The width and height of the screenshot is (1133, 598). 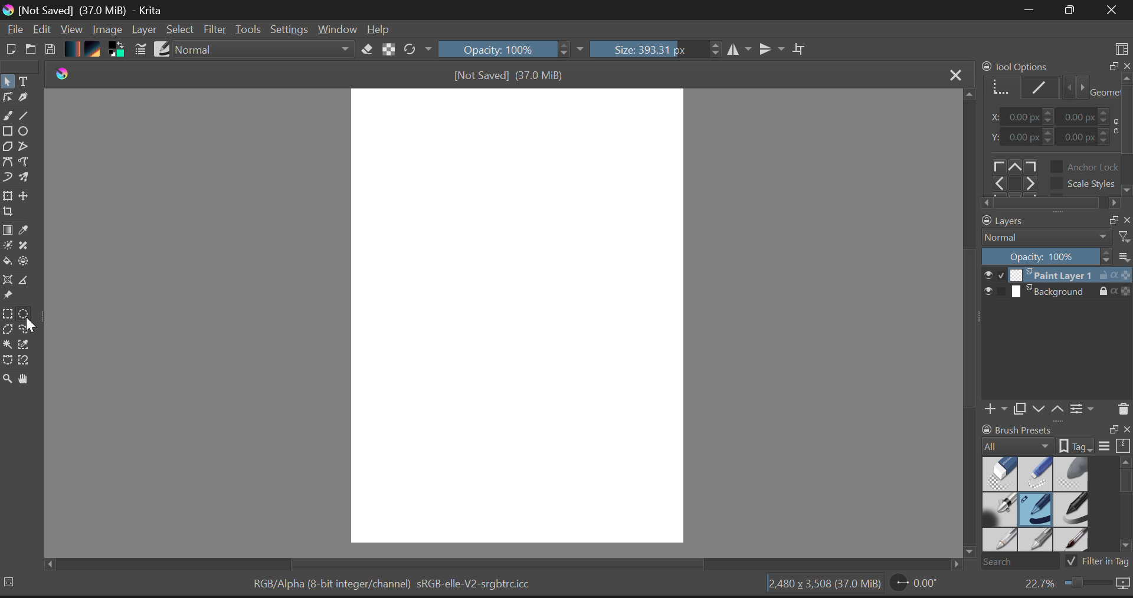 What do you see at coordinates (9, 196) in the screenshot?
I see `Transform Layers` at bounding box center [9, 196].